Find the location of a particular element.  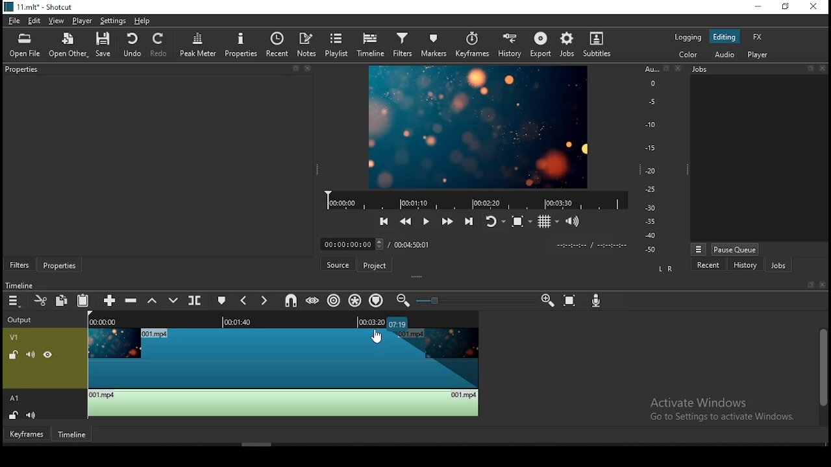

11.mlt* -shotcut is located at coordinates (41, 8).